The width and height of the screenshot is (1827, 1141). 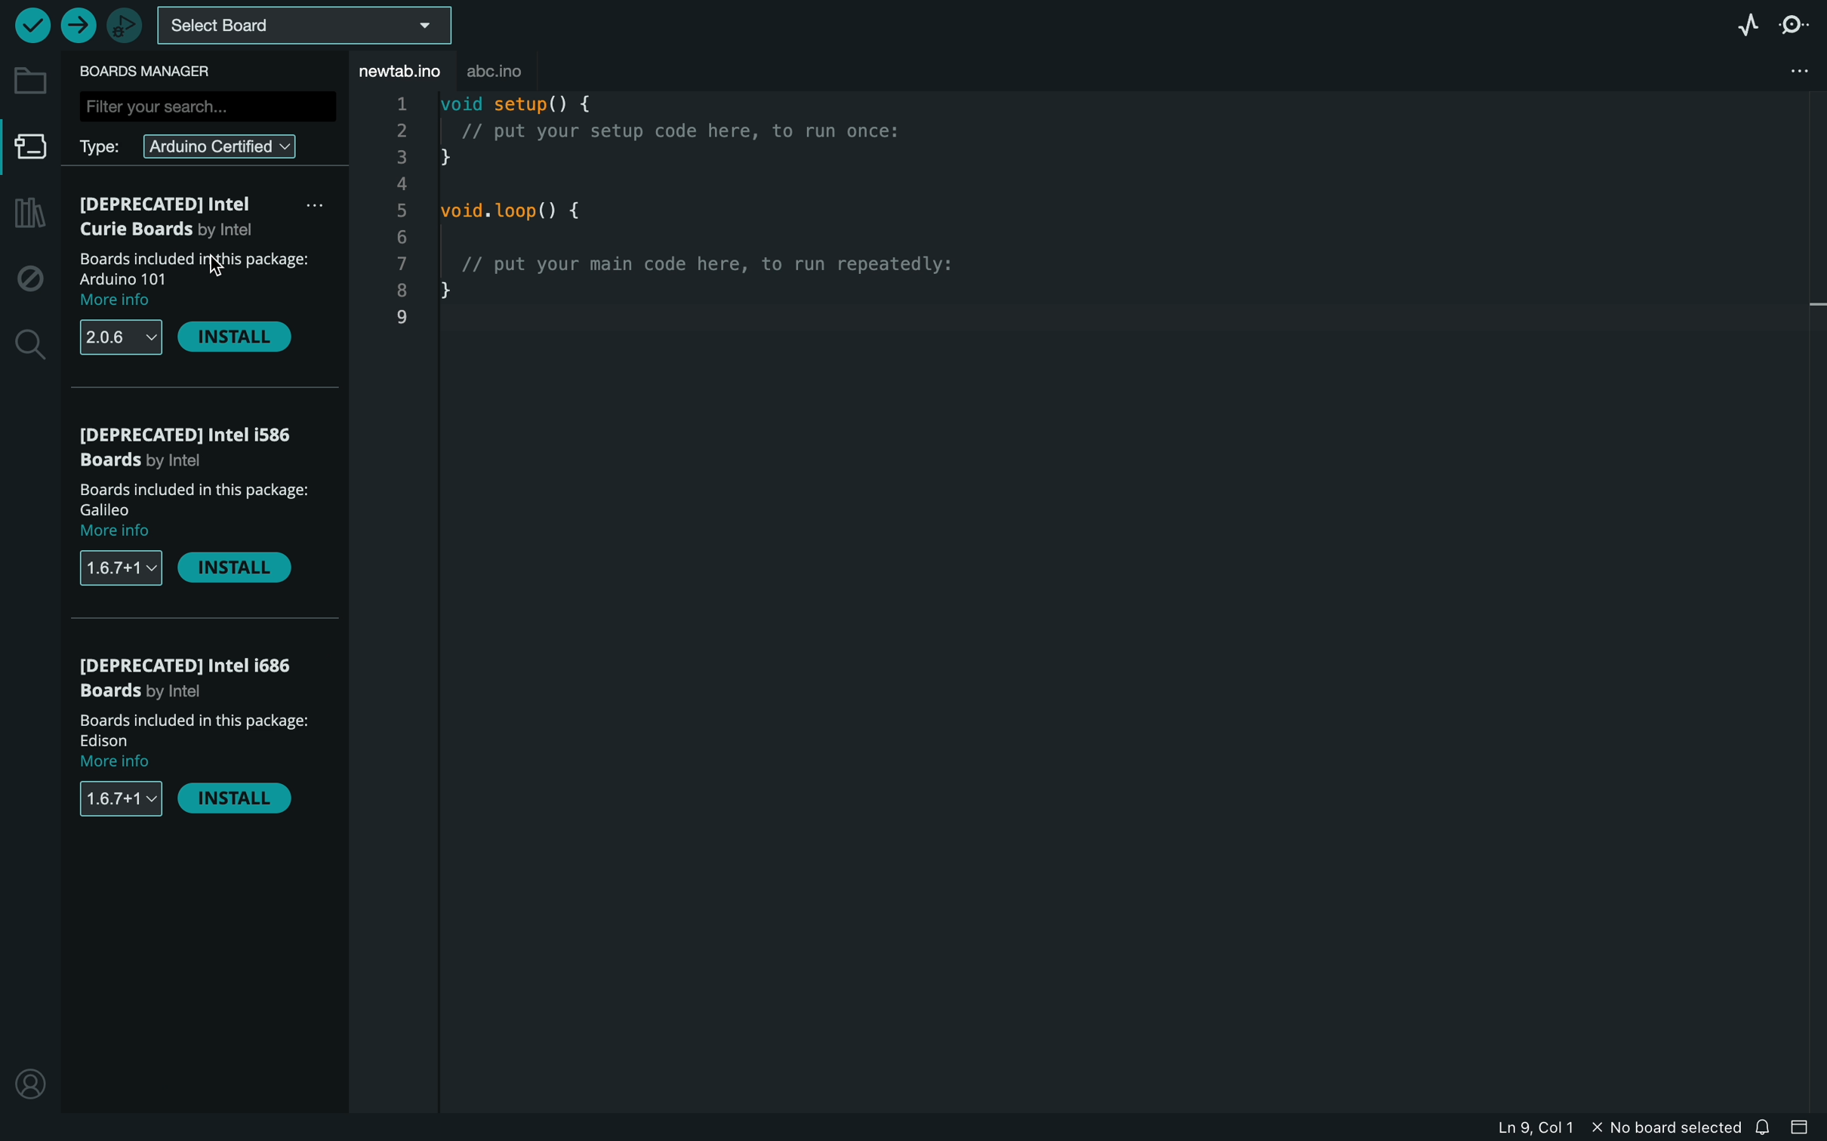 What do you see at coordinates (206, 106) in the screenshot?
I see `search bar` at bounding box center [206, 106].